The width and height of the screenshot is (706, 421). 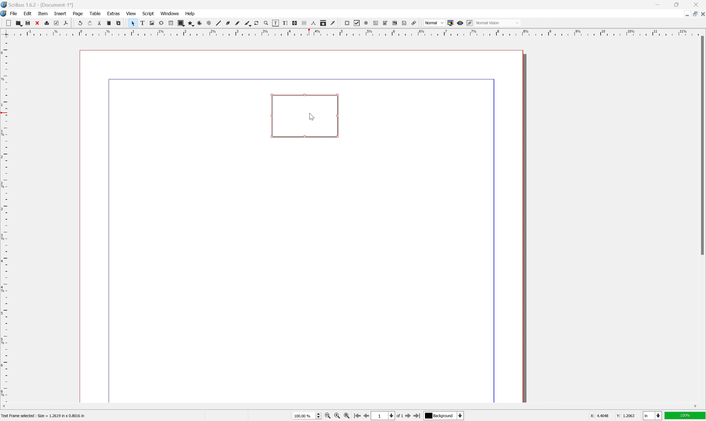 I want to click on scroll bar, so click(x=350, y=406).